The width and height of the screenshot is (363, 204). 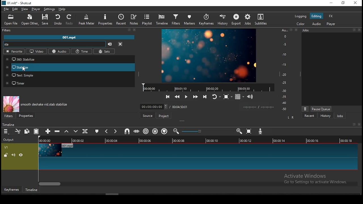 I want to click on skip to the next point, so click(x=204, y=96).